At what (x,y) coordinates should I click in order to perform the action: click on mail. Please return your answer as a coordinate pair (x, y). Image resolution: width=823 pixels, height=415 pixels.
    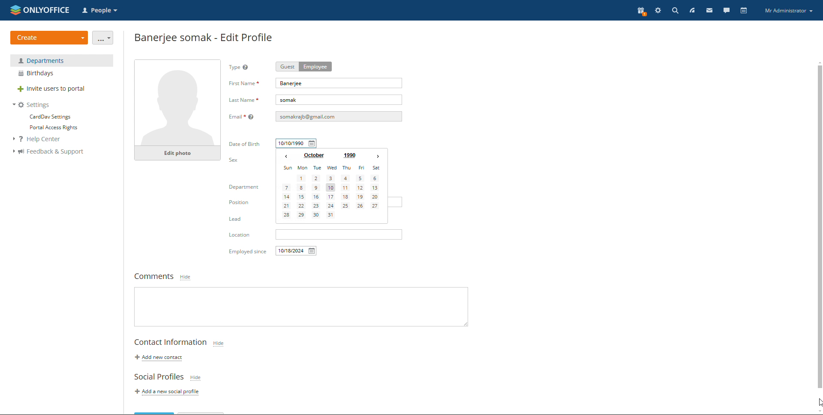
    Looking at the image, I should click on (709, 10).